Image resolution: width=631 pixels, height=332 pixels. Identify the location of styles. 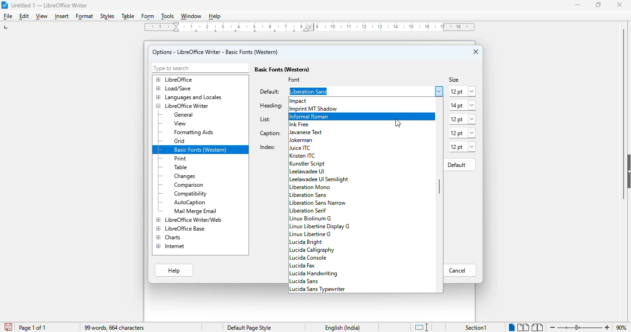
(108, 17).